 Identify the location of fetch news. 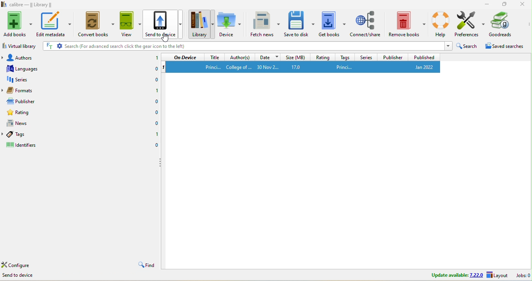
(265, 25).